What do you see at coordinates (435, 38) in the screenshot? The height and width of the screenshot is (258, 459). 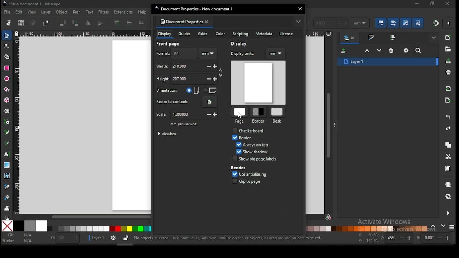 I see `show` at bounding box center [435, 38].